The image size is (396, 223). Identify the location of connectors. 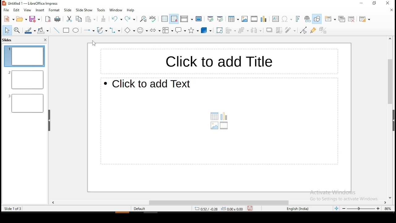
(114, 31).